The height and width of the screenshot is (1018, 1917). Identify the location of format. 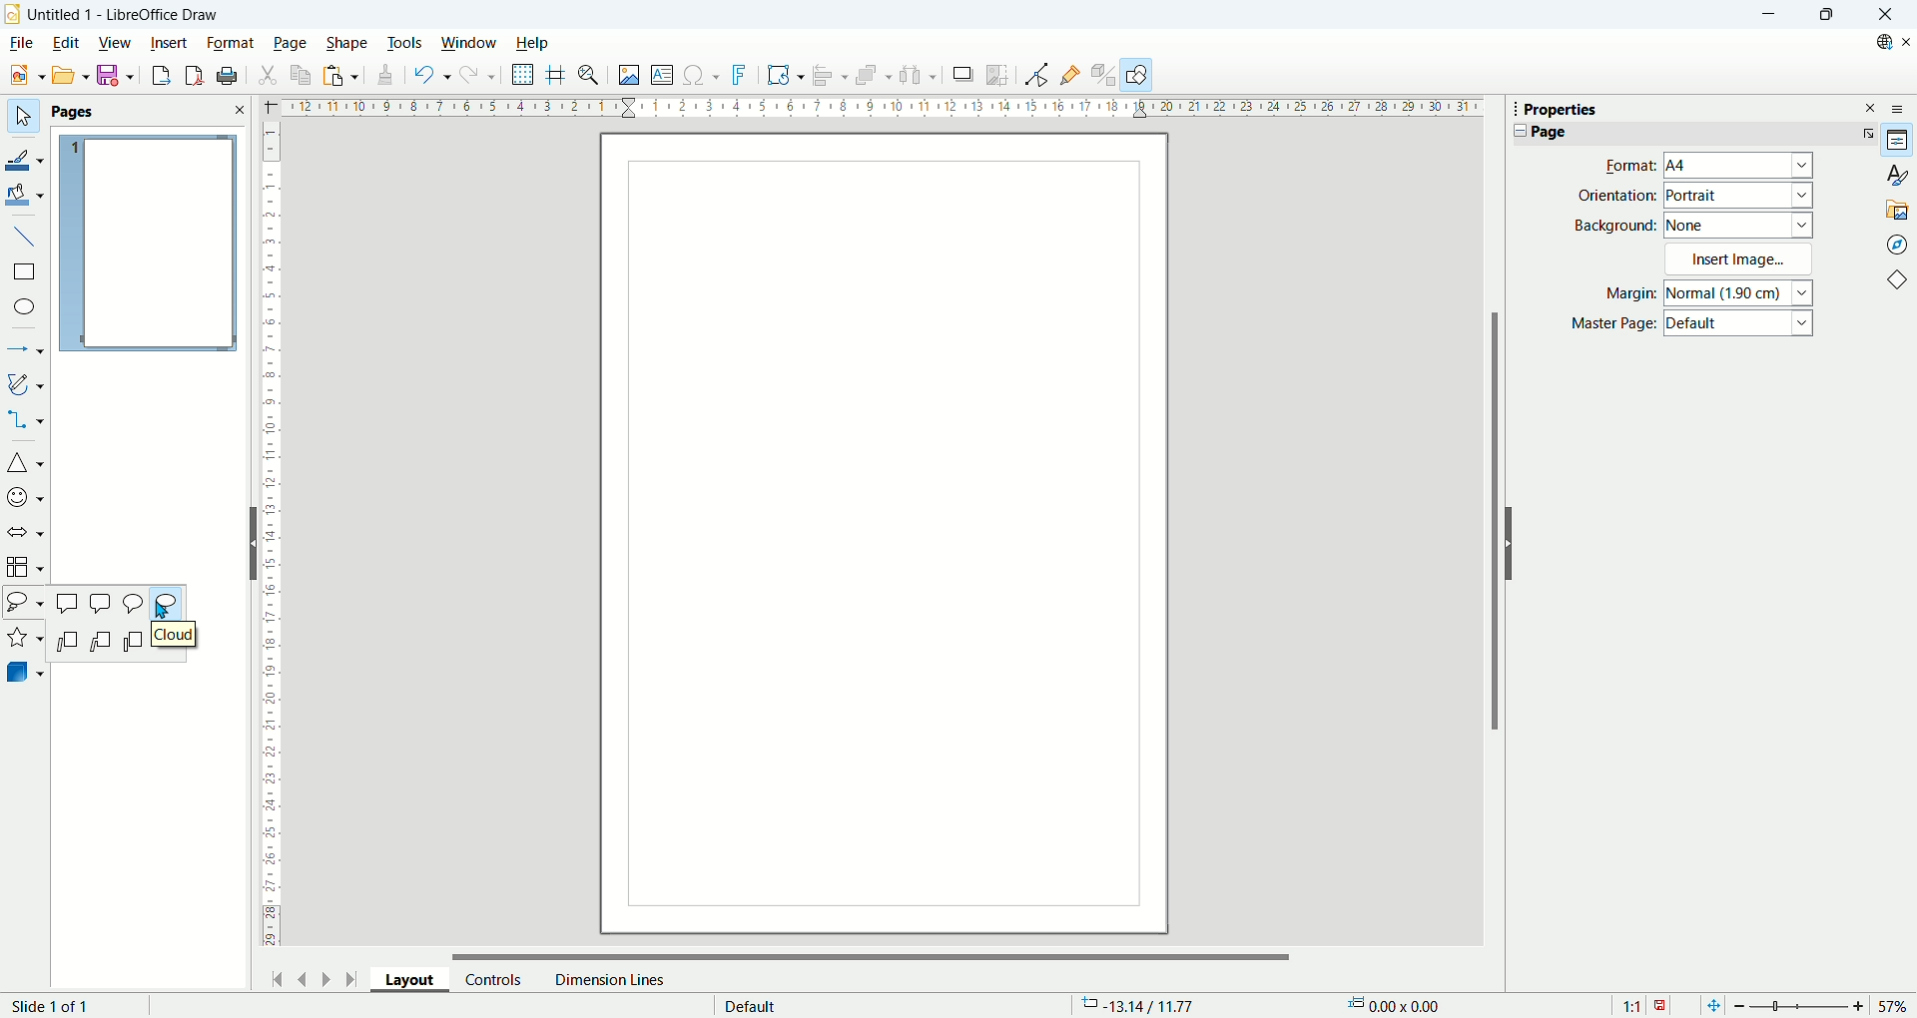
(231, 42).